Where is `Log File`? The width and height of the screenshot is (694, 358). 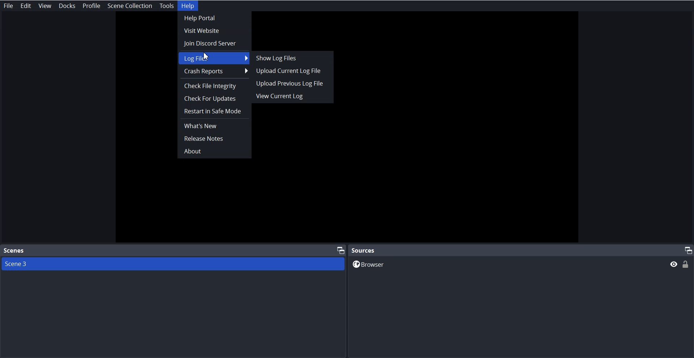
Log File is located at coordinates (214, 57).